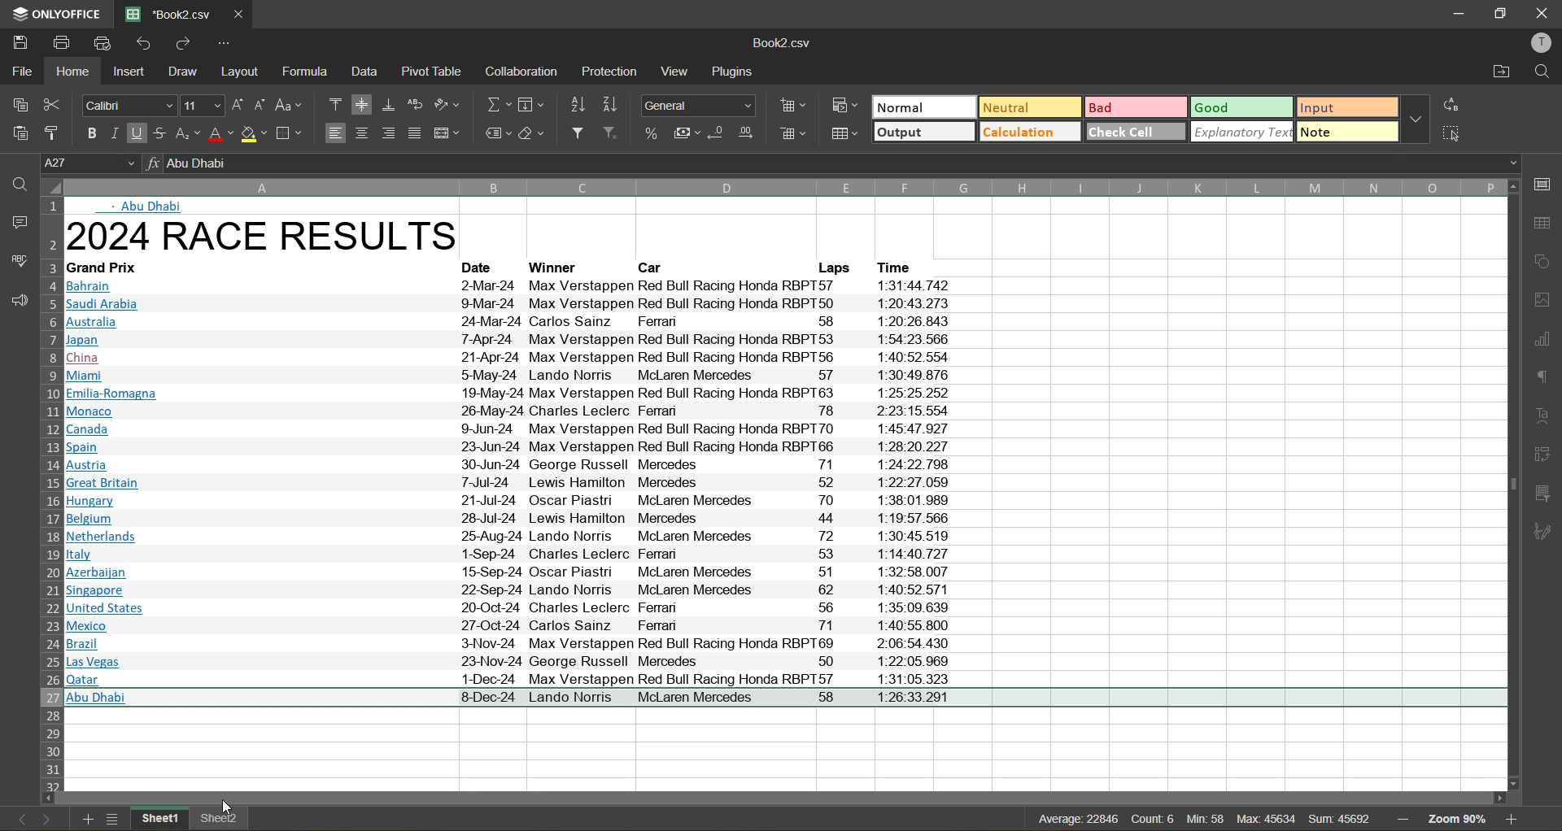 The width and height of the screenshot is (1562, 831). What do you see at coordinates (746, 133) in the screenshot?
I see `increase decimal` at bounding box center [746, 133].